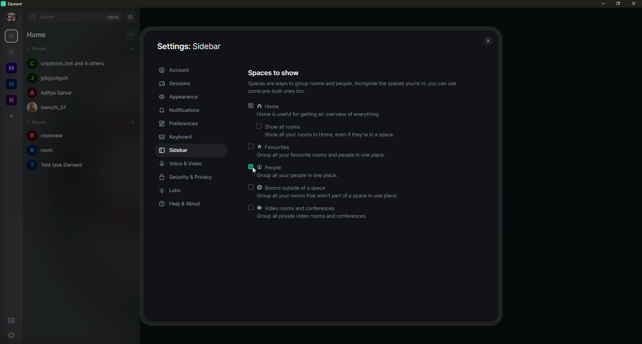 The image size is (642, 344). Describe the element at coordinates (66, 63) in the screenshot. I see `people` at that location.